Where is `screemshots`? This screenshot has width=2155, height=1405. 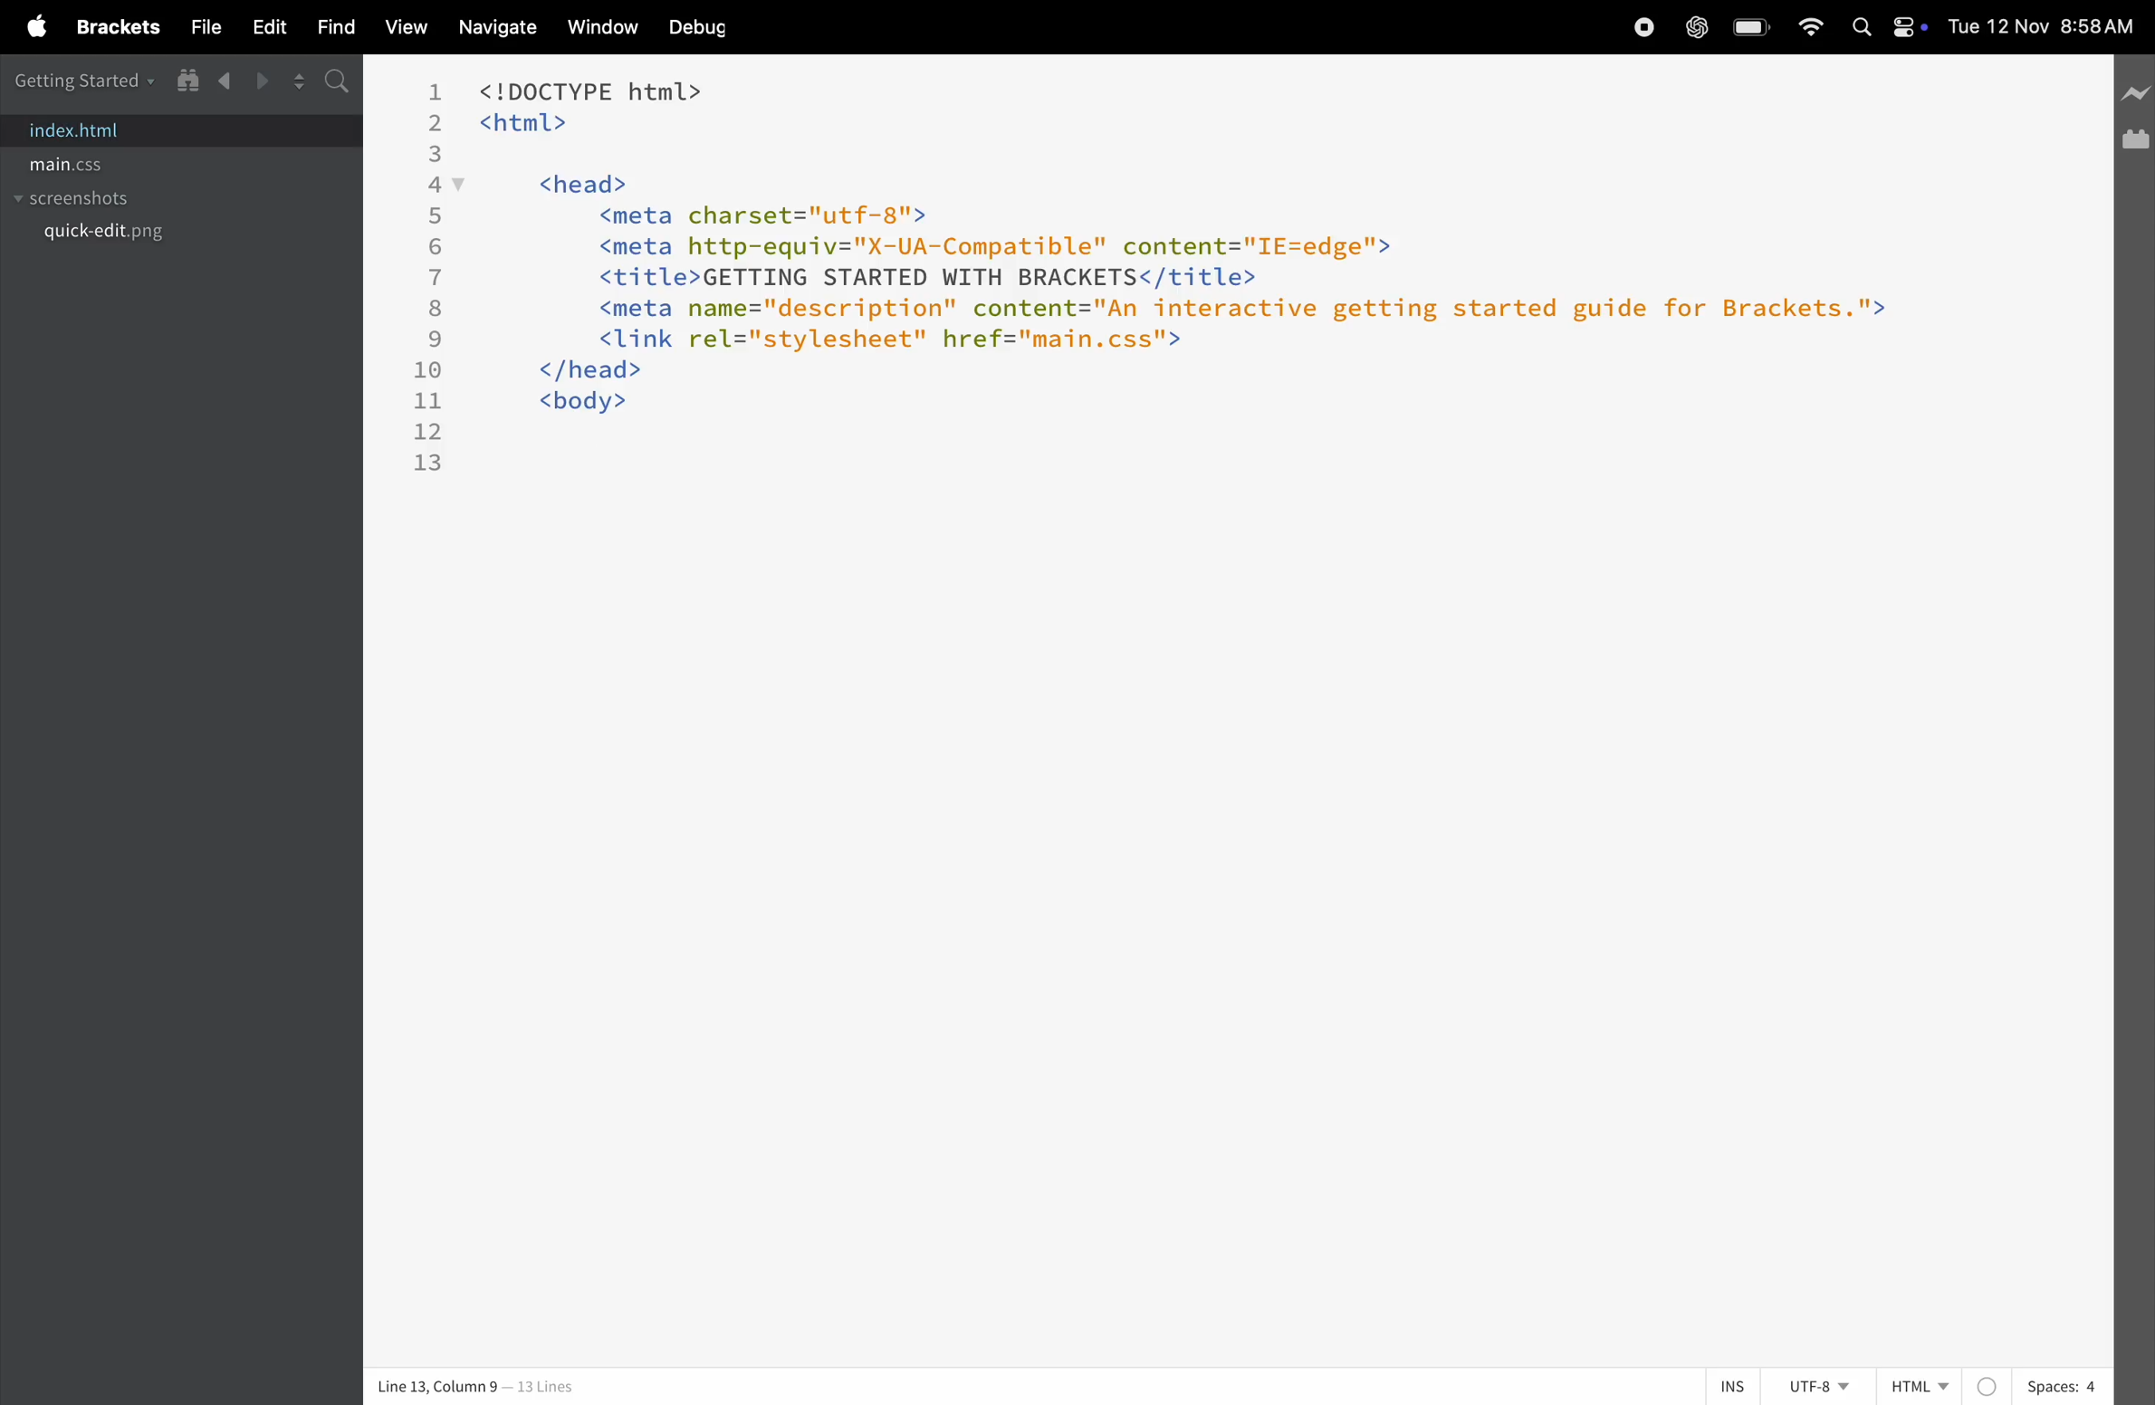
screemshots is located at coordinates (110, 201).